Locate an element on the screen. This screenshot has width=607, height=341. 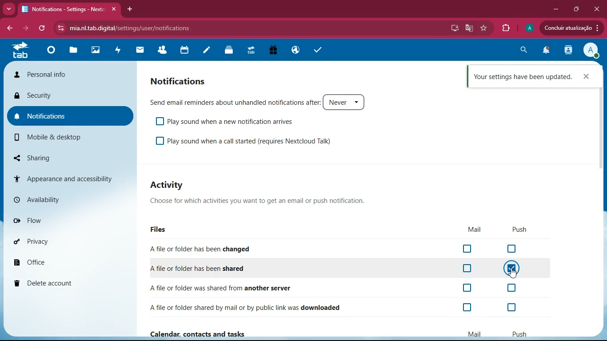
files is located at coordinates (162, 230).